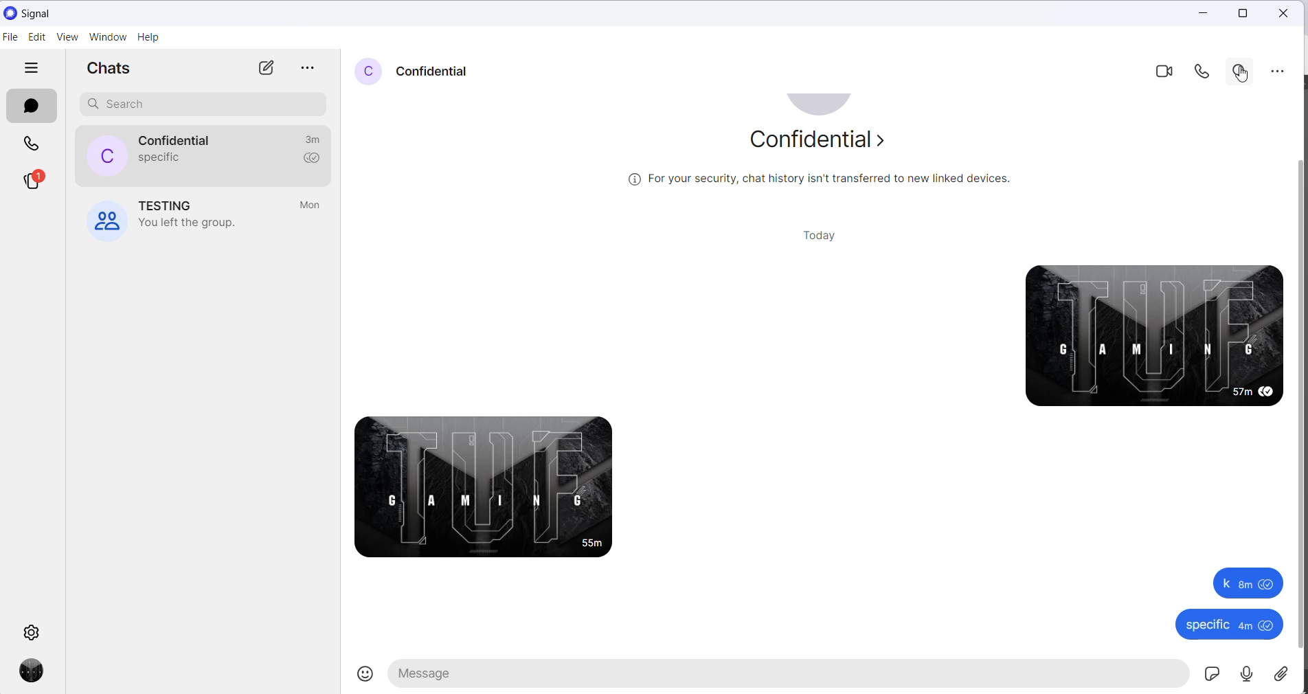  I want to click on new chats, so click(263, 69).